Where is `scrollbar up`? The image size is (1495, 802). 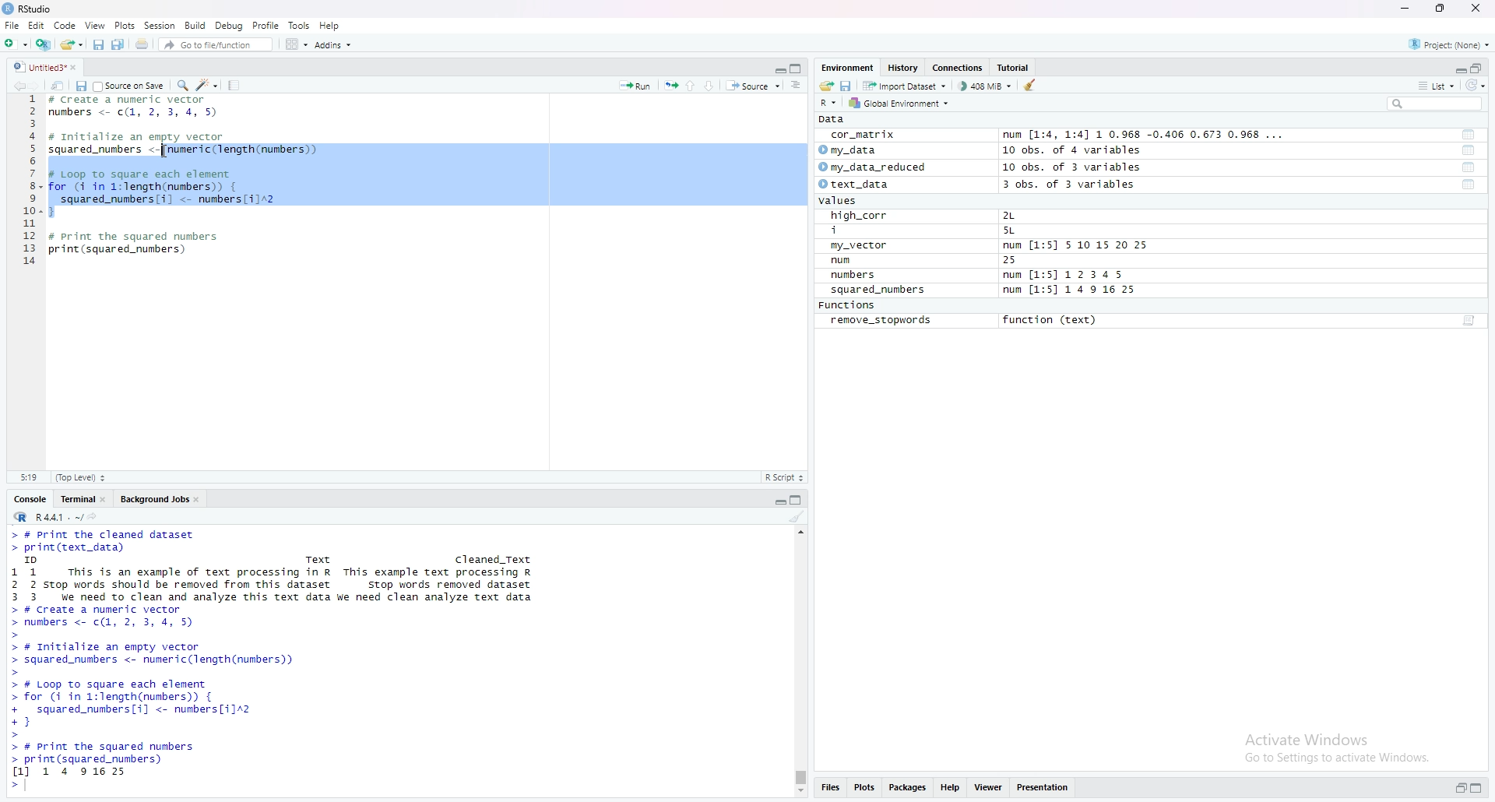 scrollbar up is located at coordinates (799, 530).